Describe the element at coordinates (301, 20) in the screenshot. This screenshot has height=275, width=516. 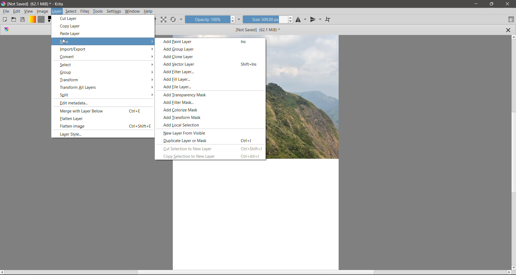
I see `Horizontal Mirror Tool` at that location.